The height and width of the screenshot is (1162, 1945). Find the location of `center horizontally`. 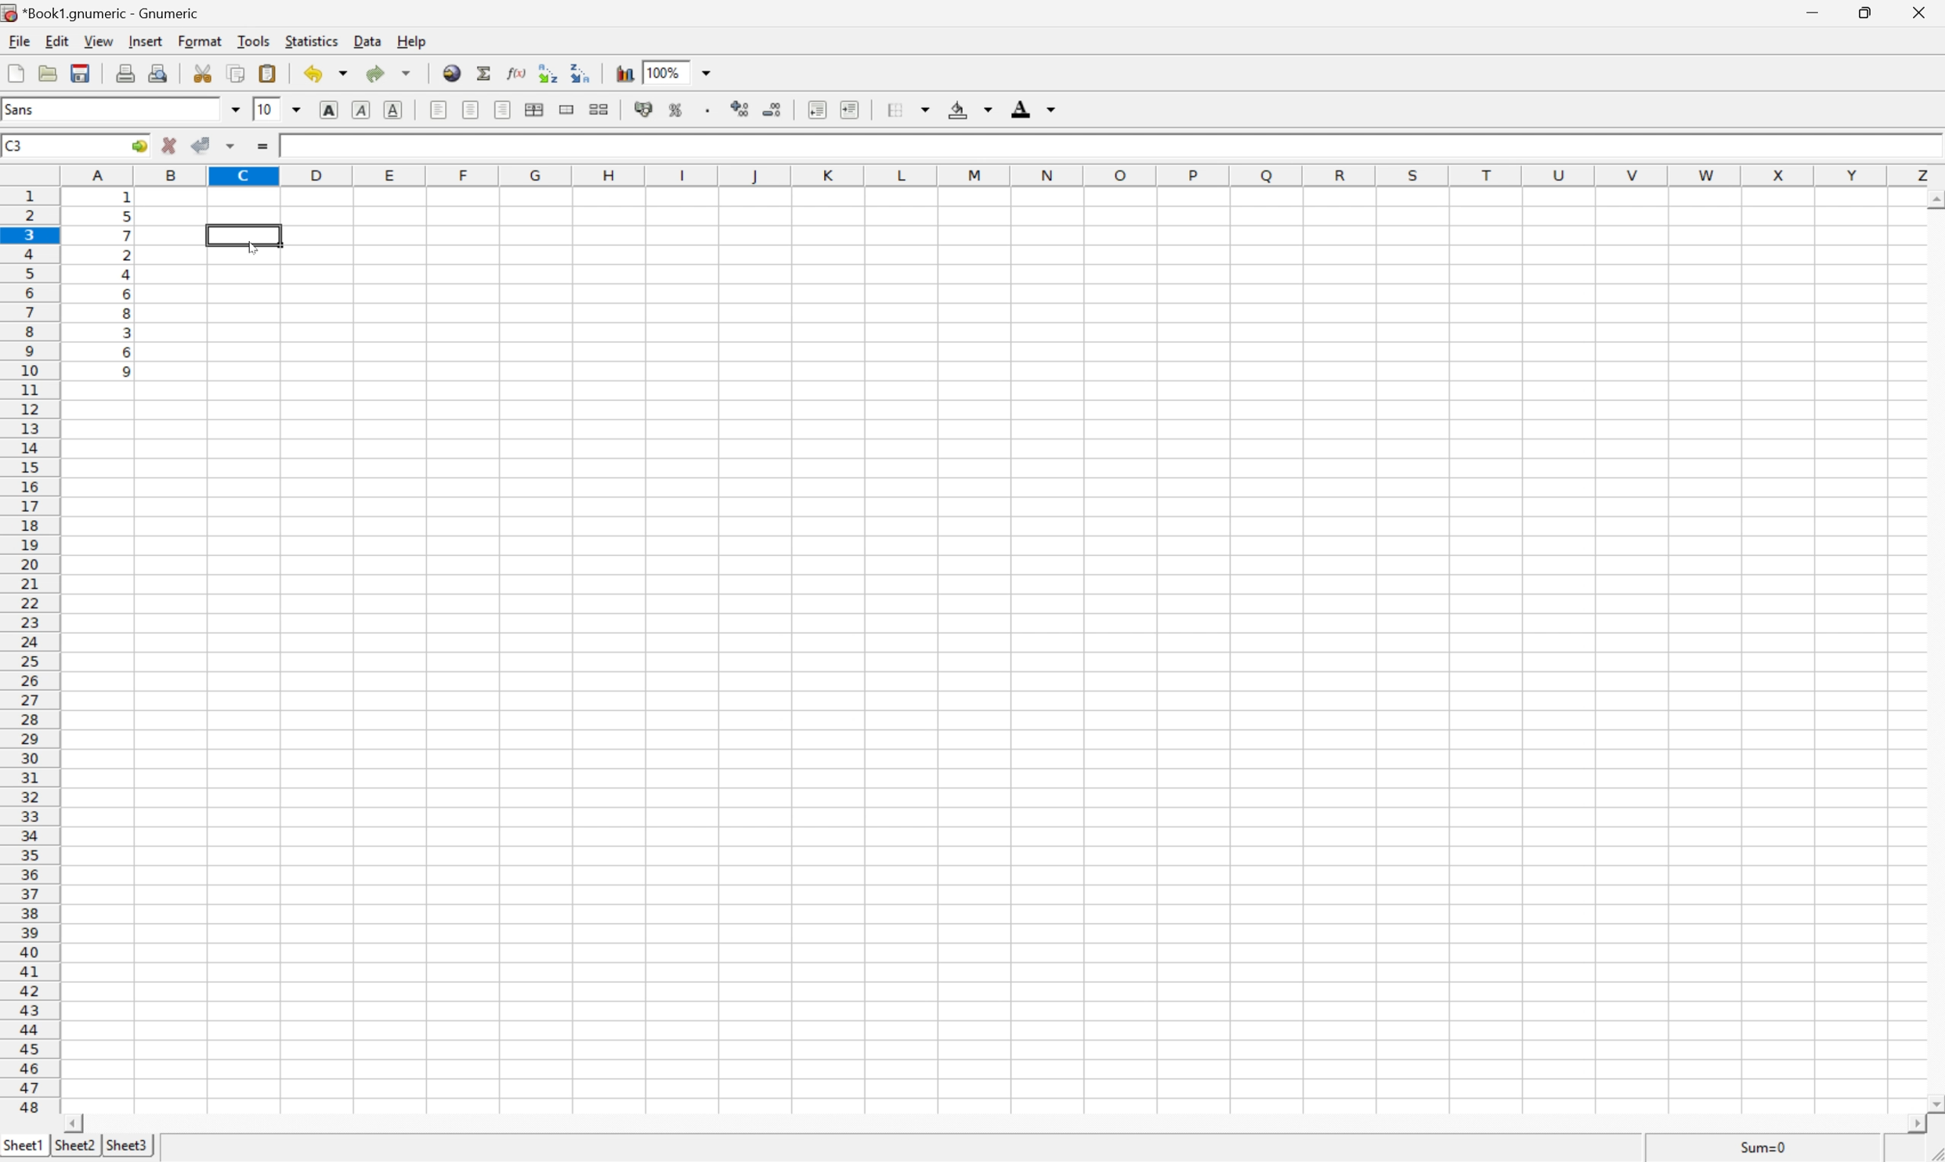

center horizontally is located at coordinates (537, 110).